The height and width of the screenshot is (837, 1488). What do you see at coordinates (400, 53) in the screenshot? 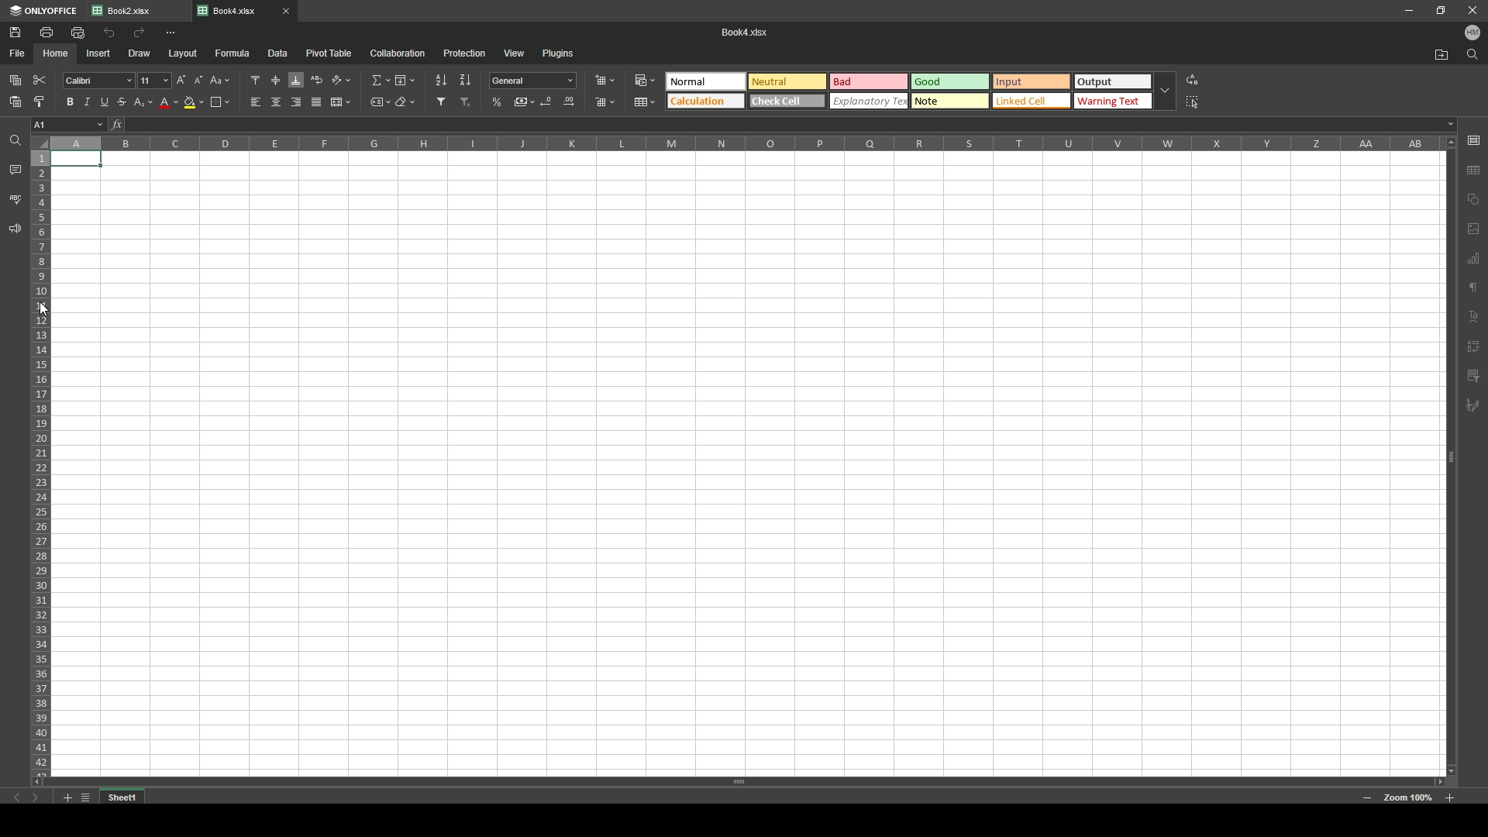
I see `collaboration` at bounding box center [400, 53].